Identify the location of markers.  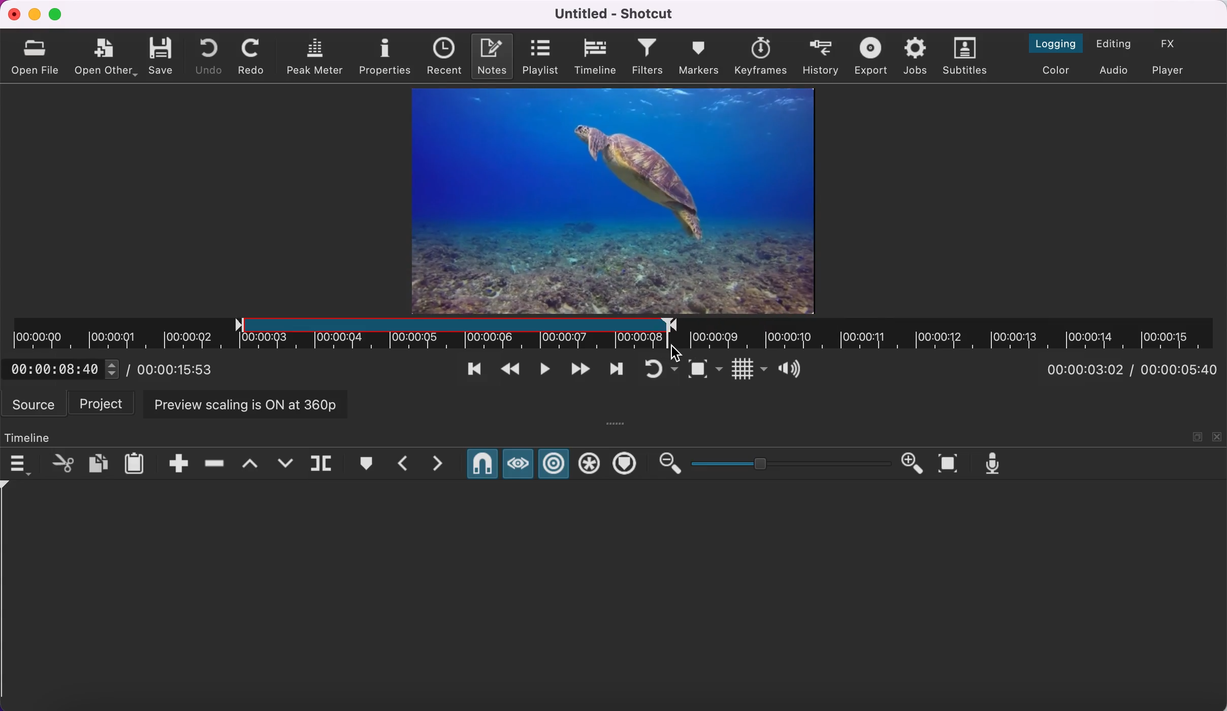
(699, 57).